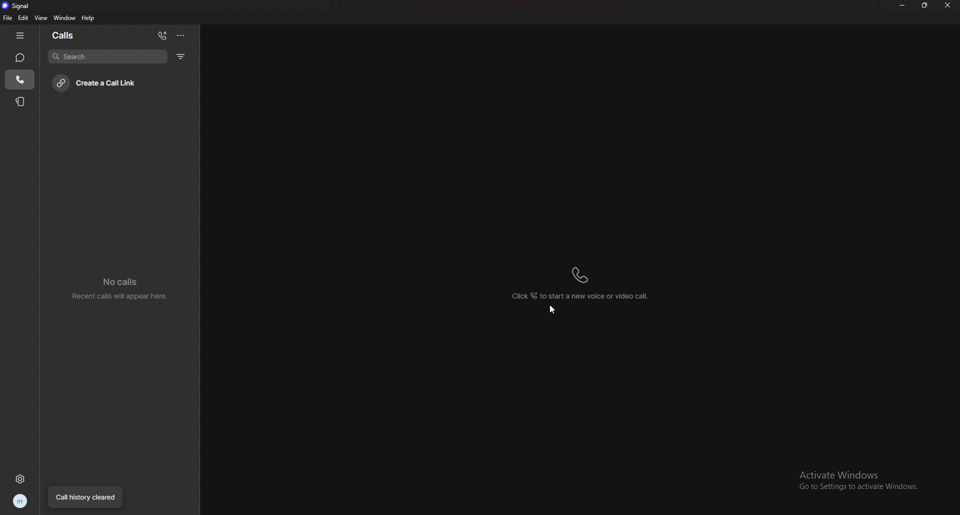 The image size is (960, 515). What do you see at coordinates (925, 4) in the screenshot?
I see `resize` at bounding box center [925, 4].